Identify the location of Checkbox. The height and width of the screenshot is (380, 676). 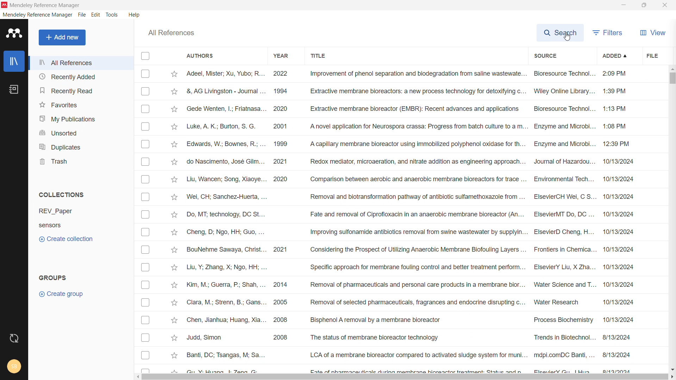
(145, 321).